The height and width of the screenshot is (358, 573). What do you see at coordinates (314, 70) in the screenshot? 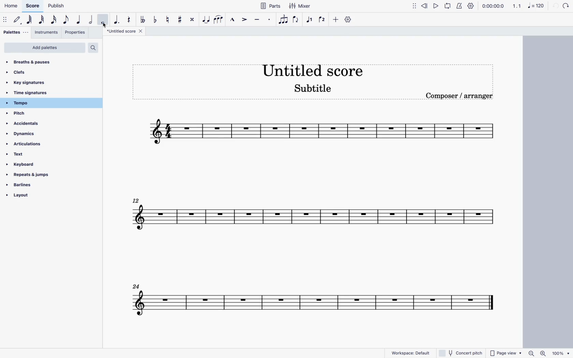
I see `score title` at bounding box center [314, 70].